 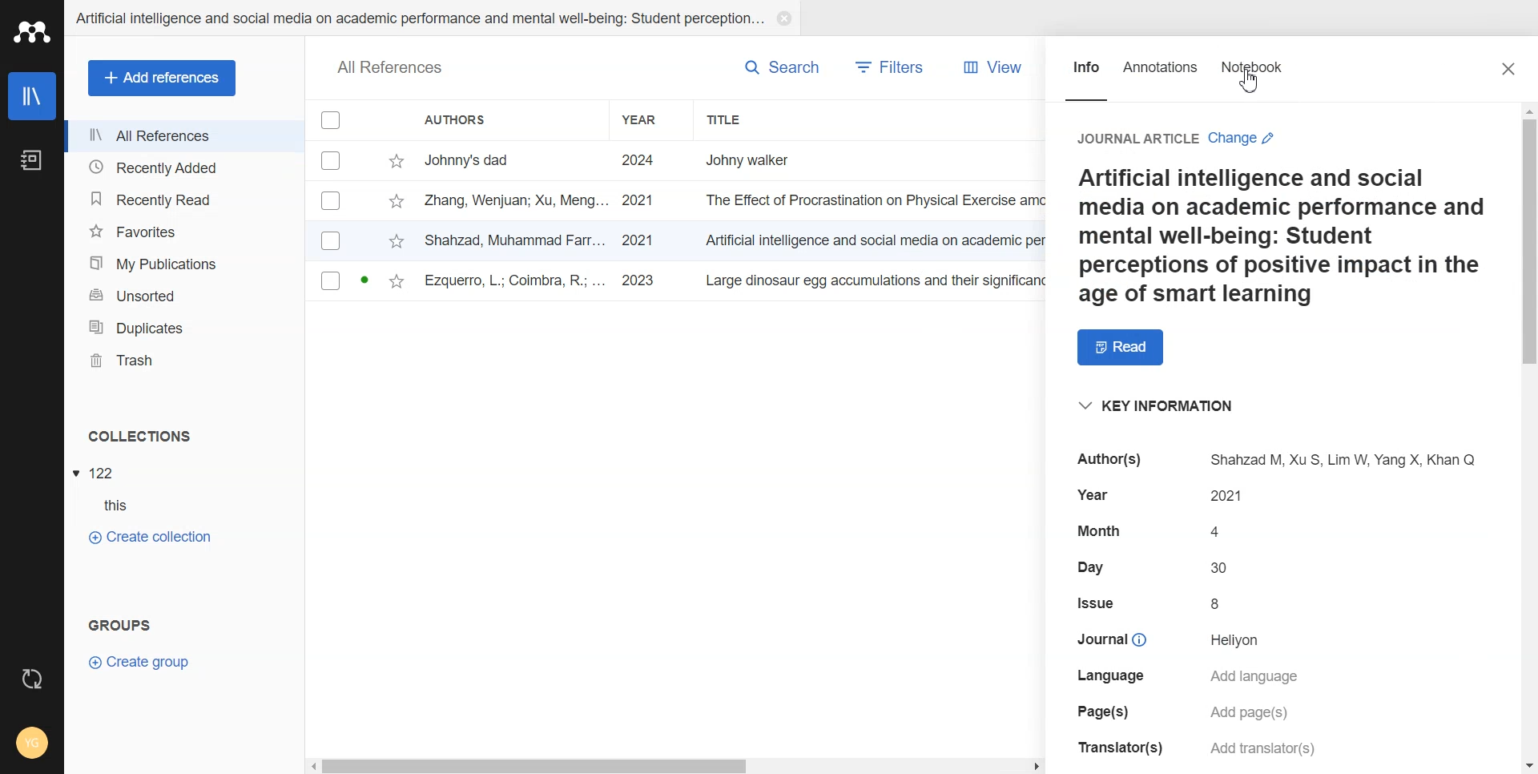 What do you see at coordinates (782, 67) in the screenshot?
I see `Search` at bounding box center [782, 67].